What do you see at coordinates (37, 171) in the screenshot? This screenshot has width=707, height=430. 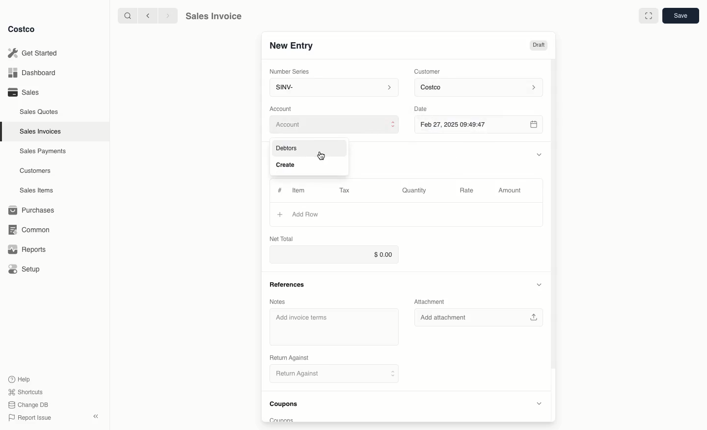 I see `Customers` at bounding box center [37, 171].